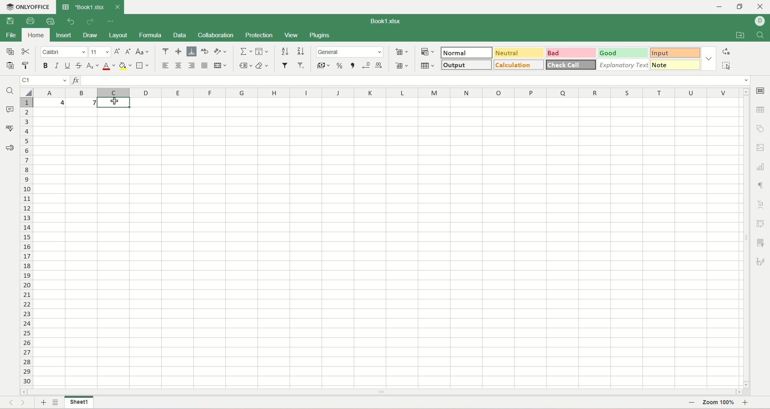 The height and width of the screenshot is (409, 770). What do you see at coordinates (45, 81) in the screenshot?
I see `cell position` at bounding box center [45, 81].